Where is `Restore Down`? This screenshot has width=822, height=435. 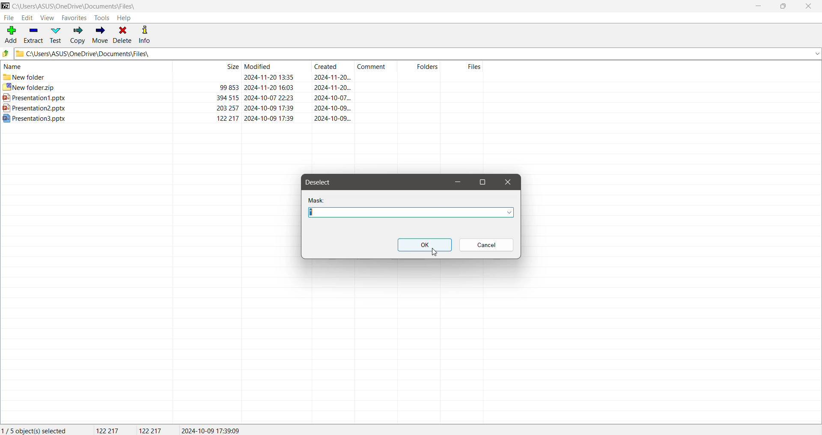 Restore Down is located at coordinates (784, 7).